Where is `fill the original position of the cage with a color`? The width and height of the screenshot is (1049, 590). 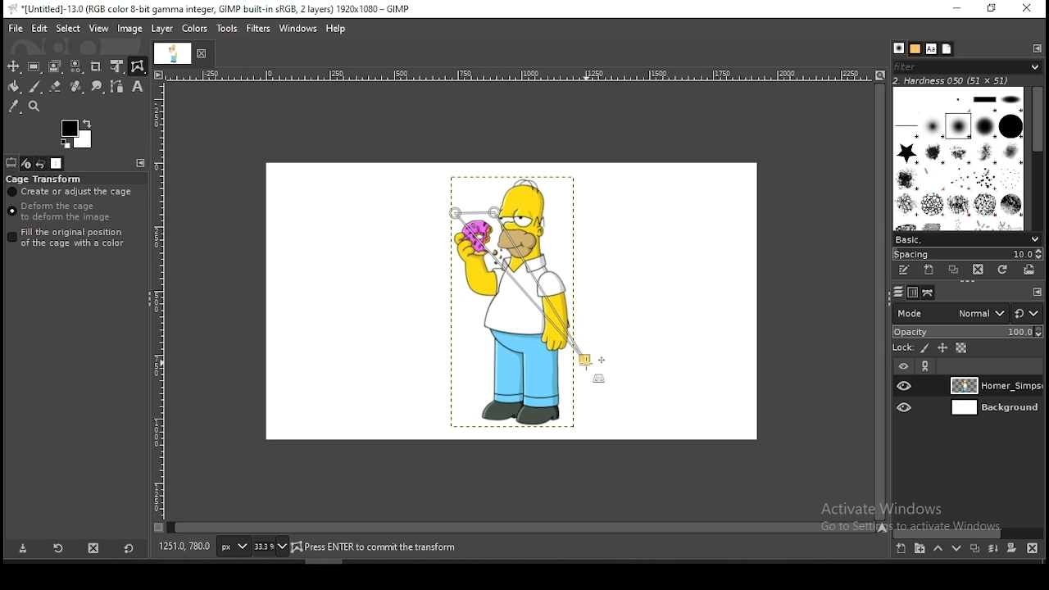
fill the original position of the cage with a color is located at coordinates (70, 238).